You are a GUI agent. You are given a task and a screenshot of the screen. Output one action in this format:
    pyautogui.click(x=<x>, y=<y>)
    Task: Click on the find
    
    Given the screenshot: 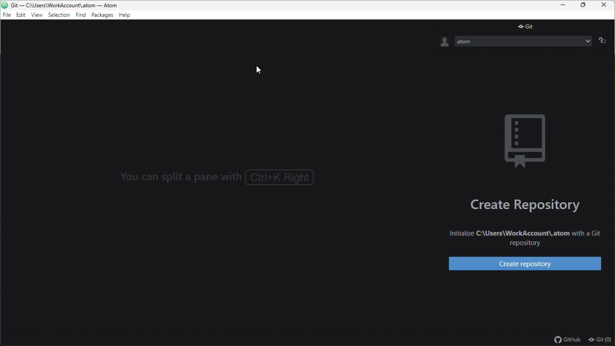 What is the action you would take?
    pyautogui.click(x=83, y=16)
    